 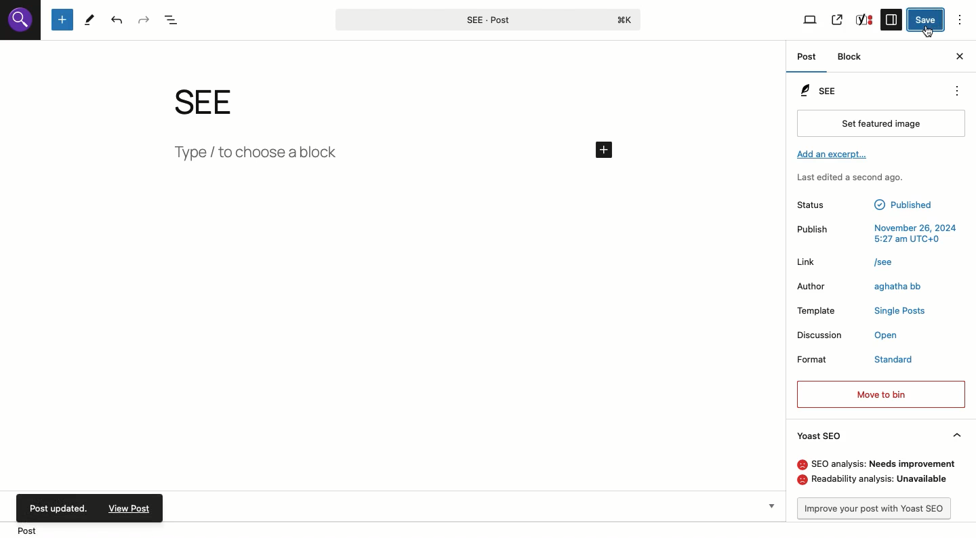 I want to click on Readability analysis: unavailable, so click(x=877, y=481).